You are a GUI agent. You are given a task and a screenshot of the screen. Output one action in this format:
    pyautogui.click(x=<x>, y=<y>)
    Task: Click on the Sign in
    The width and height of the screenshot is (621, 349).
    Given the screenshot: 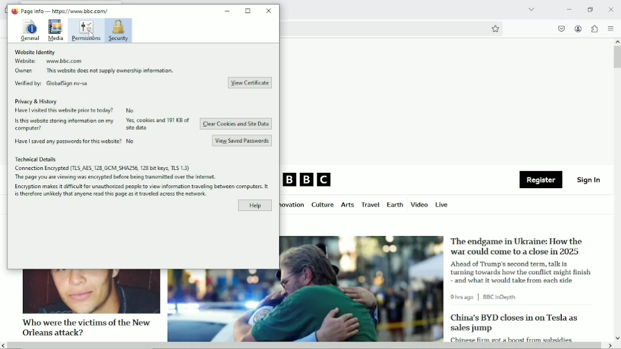 What is the action you would take?
    pyautogui.click(x=589, y=179)
    